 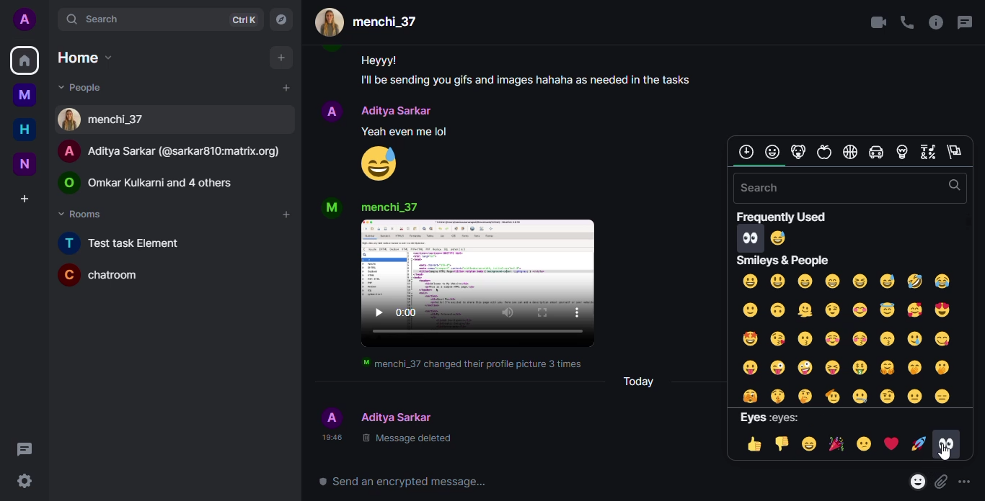 What do you see at coordinates (779, 444) in the screenshot?
I see `thumbs down` at bounding box center [779, 444].